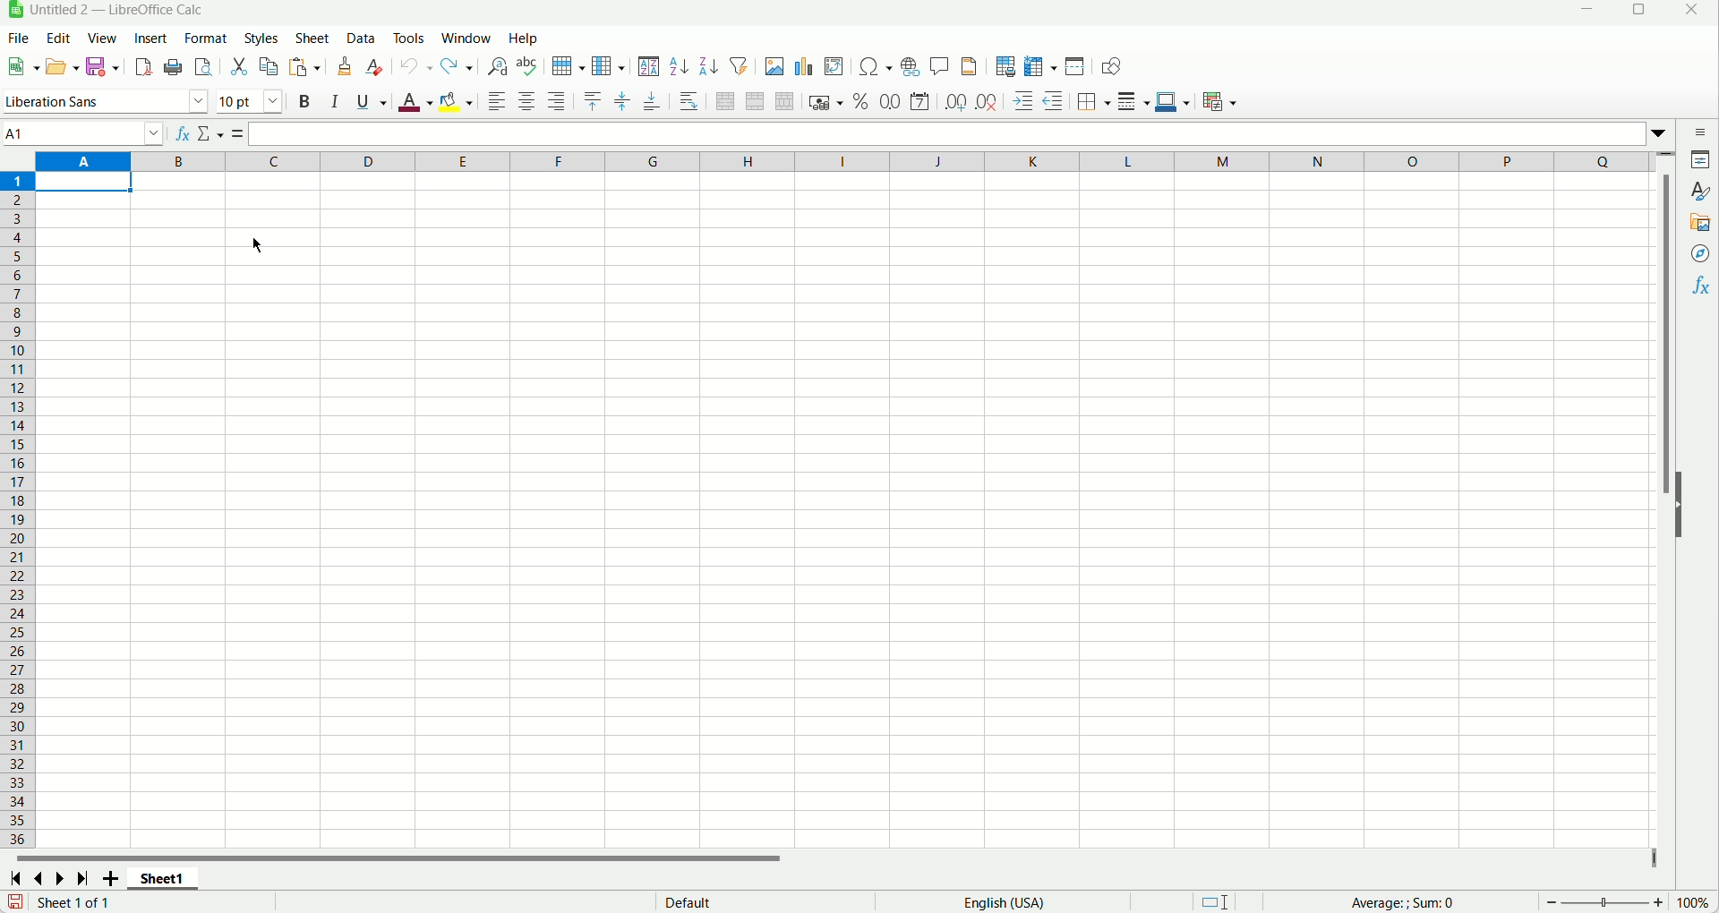 The width and height of the screenshot is (1719, 913). What do you see at coordinates (680, 67) in the screenshot?
I see `Sort ascending` at bounding box center [680, 67].